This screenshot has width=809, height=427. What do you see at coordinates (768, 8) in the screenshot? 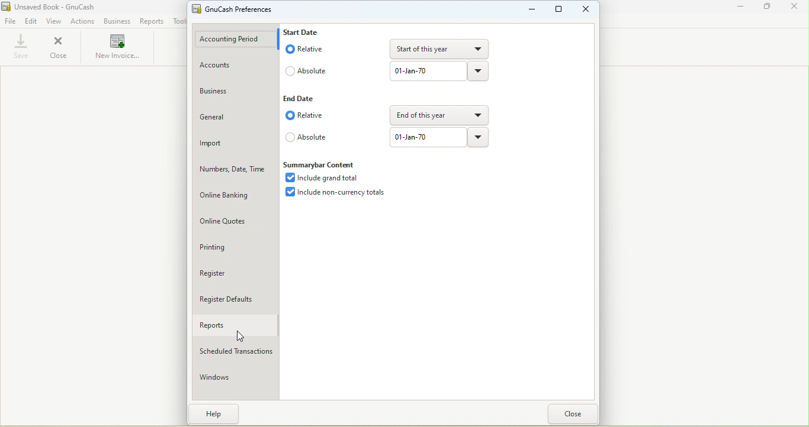
I see `Maximize` at bounding box center [768, 8].